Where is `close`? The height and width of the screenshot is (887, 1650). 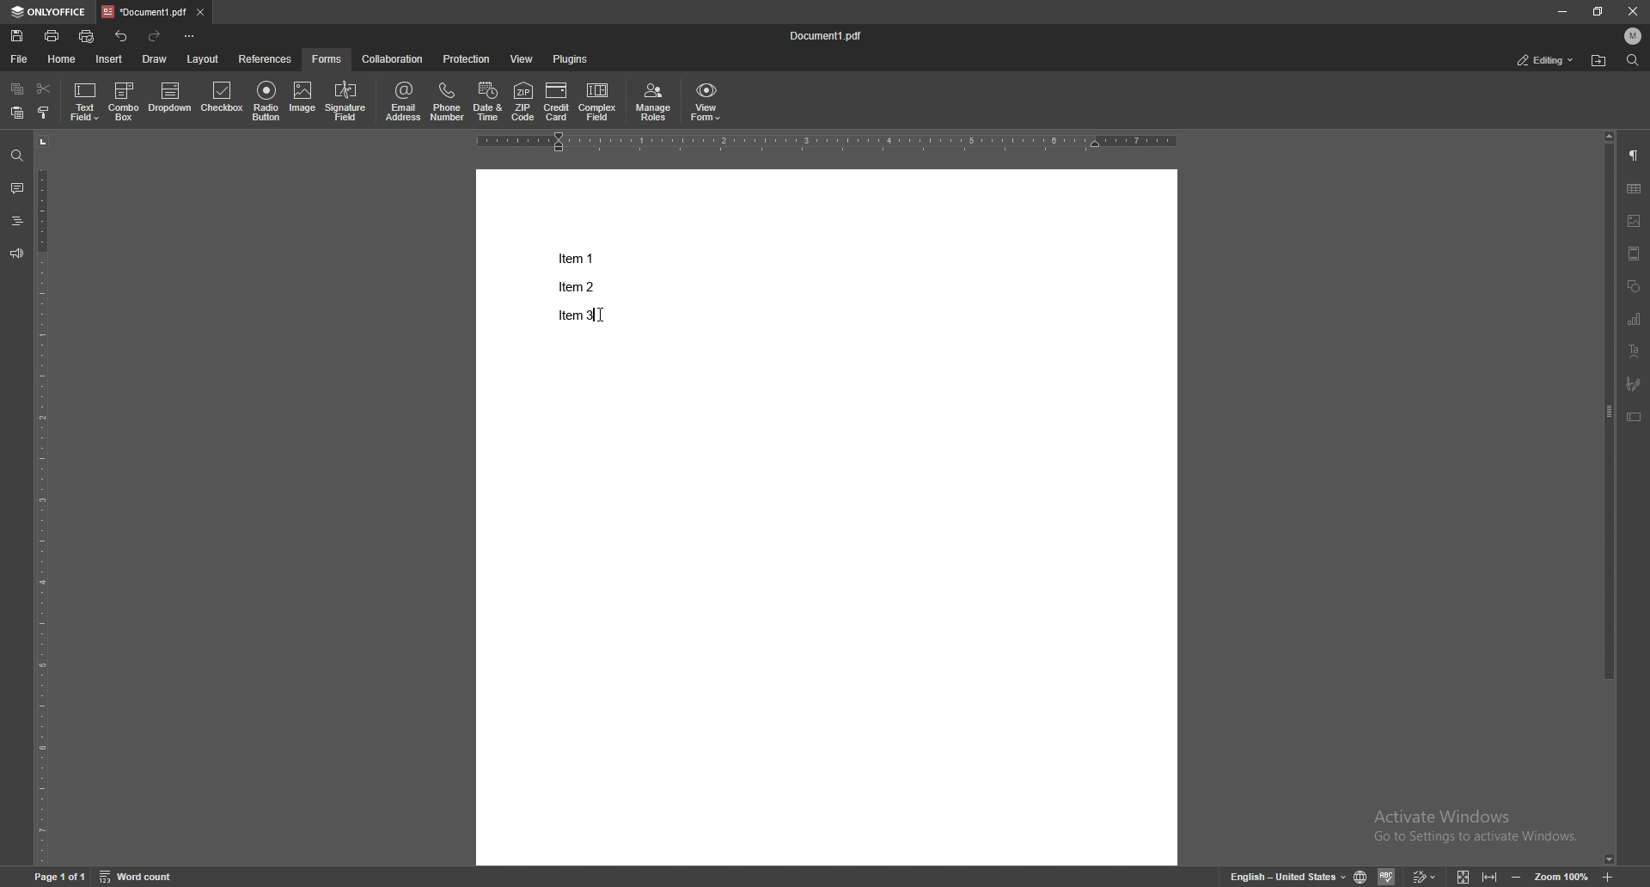 close is located at coordinates (1631, 11).